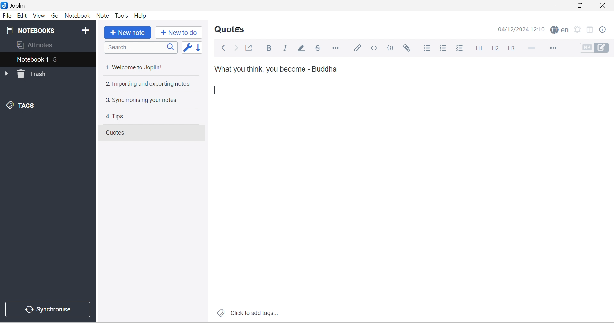  I want to click on Toggle editor layout, so click(591, 29).